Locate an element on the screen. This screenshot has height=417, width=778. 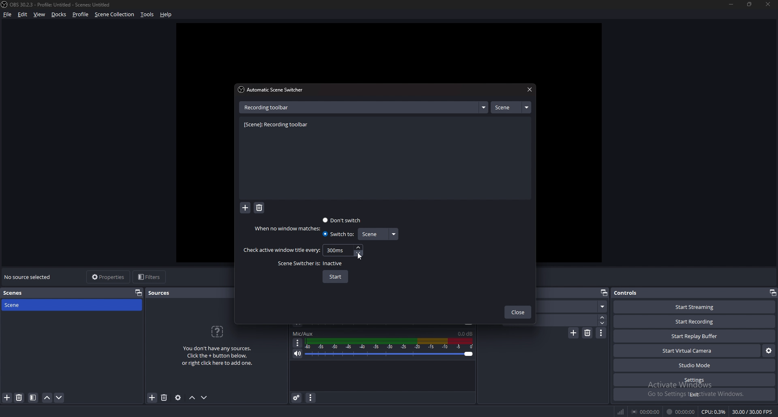
check active window title every is located at coordinates (281, 250).